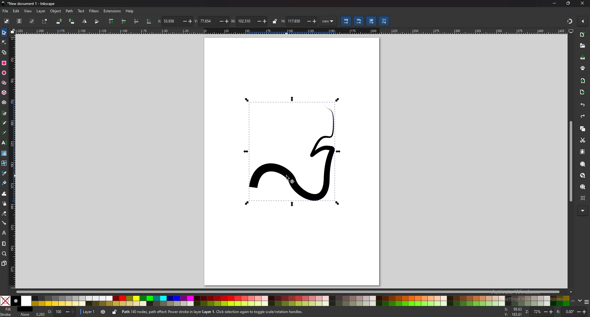 The image size is (590, 317). What do you see at coordinates (583, 129) in the screenshot?
I see `copy` at bounding box center [583, 129].